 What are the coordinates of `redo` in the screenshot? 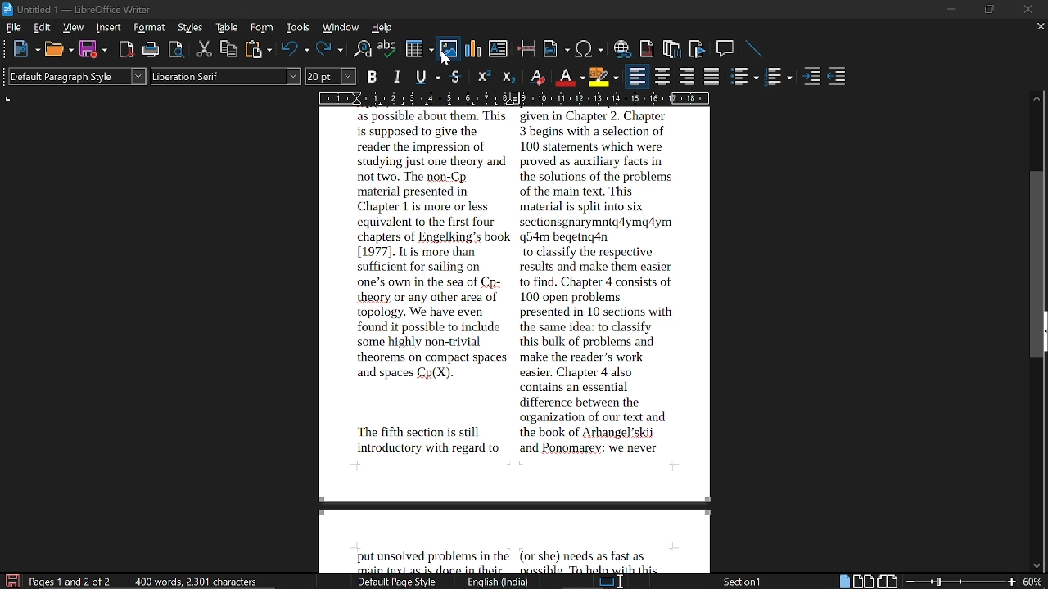 It's located at (329, 51).